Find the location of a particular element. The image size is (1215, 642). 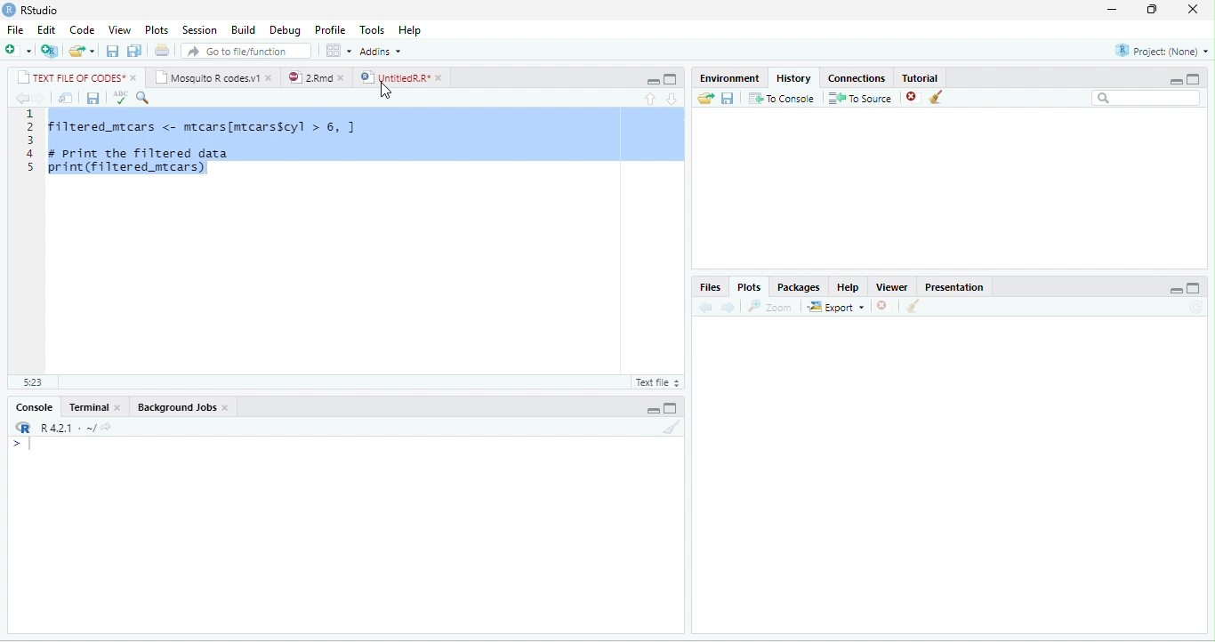

TEXT FILE OF CODES is located at coordinates (71, 76).